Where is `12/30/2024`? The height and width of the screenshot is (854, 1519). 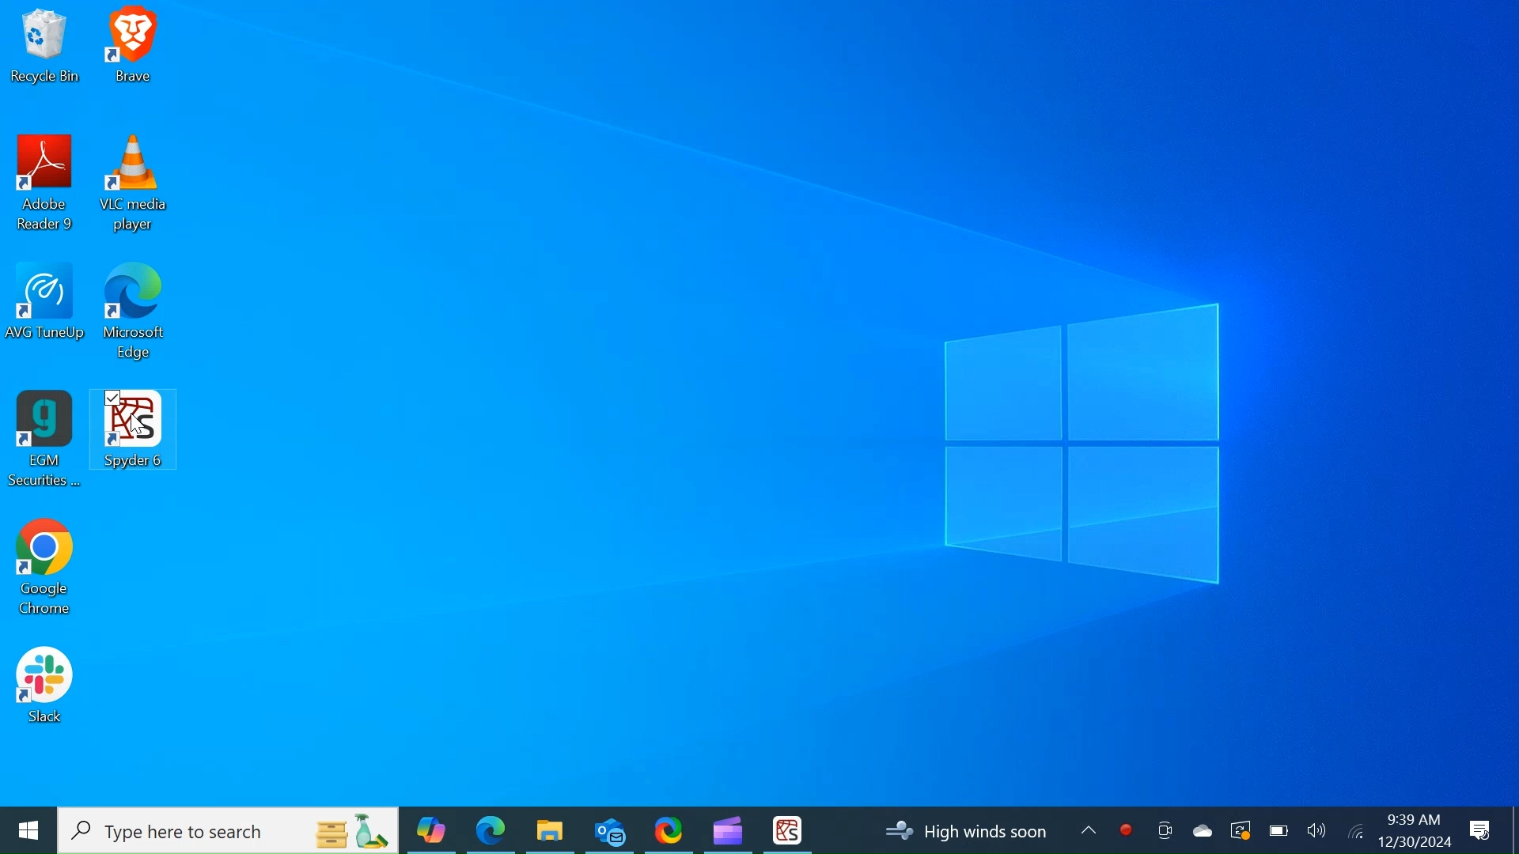
12/30/2024 is located at coordinates (1416, 841).